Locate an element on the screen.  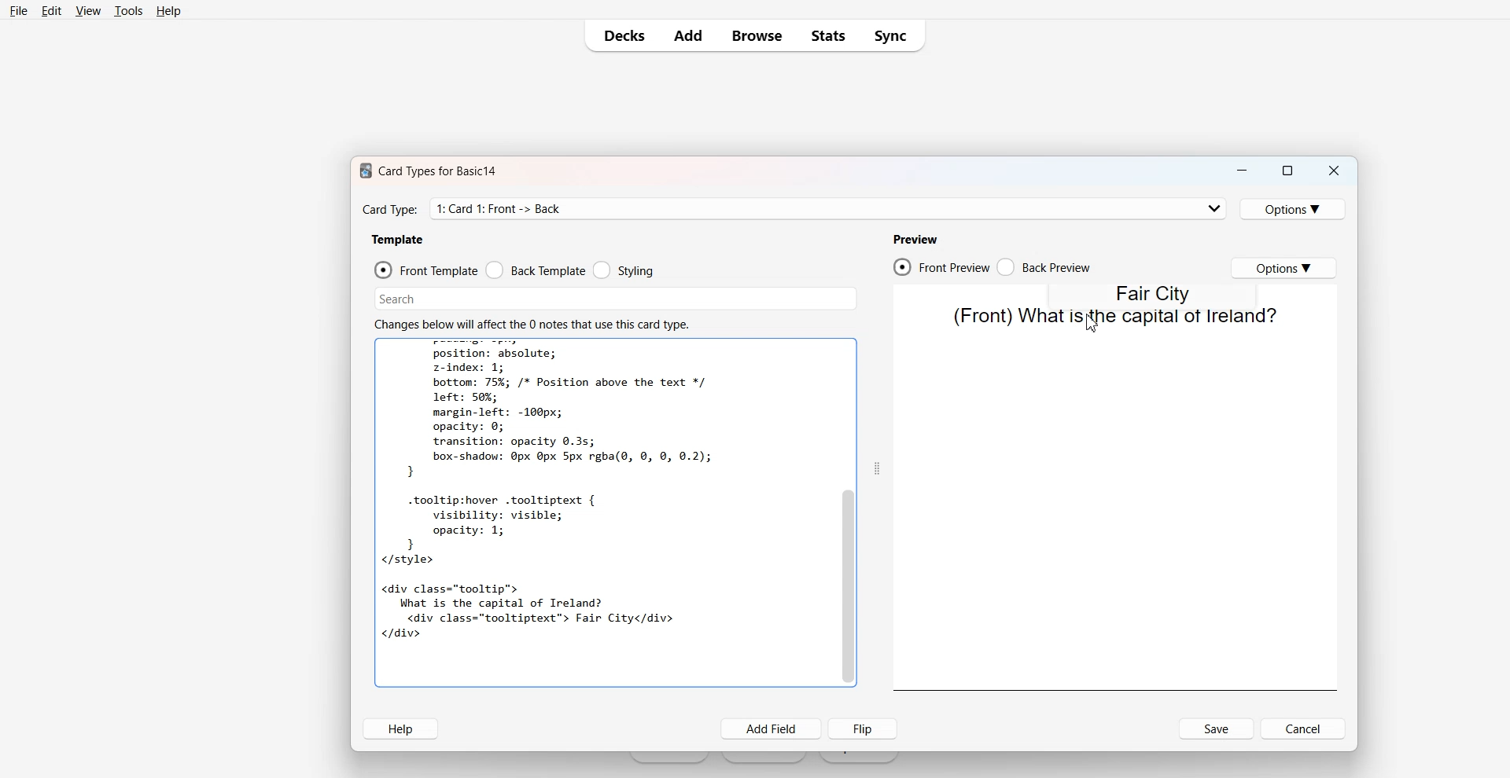
Card Type is located at coordinates (828, 209).